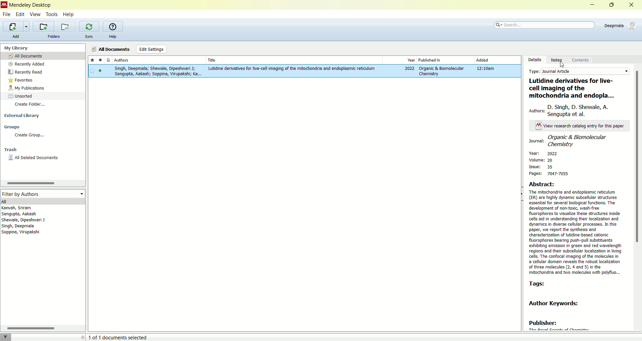 The image size is (642, 341). I want to click on sync, so click(89, 36).